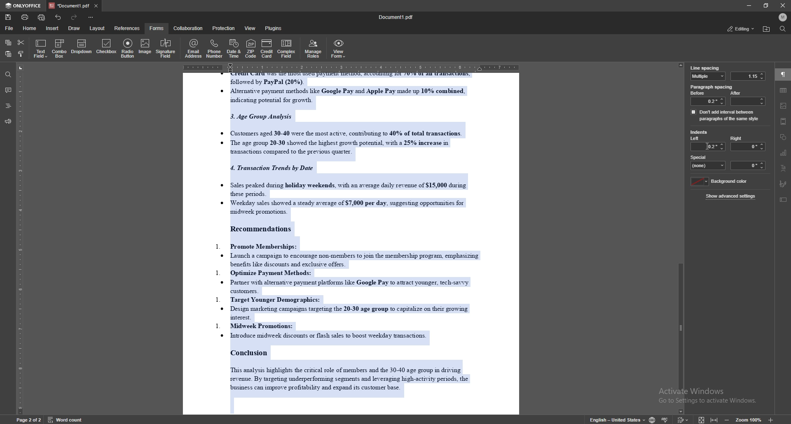 Image resolution: width=791 pixels, height=424 pixels. Describe the element at coordinates (707, 98) in the screenshot. I see `before: 0.2` at that location.